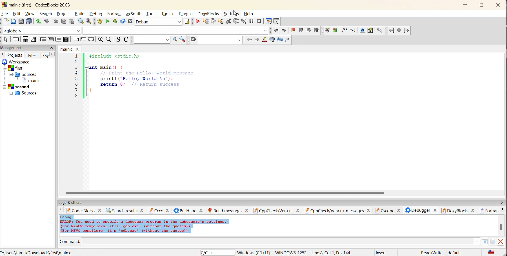  What do you see at coordinates (252, 21) in the screenshot?
I see `break debugger` at bounding box center [252, 21].